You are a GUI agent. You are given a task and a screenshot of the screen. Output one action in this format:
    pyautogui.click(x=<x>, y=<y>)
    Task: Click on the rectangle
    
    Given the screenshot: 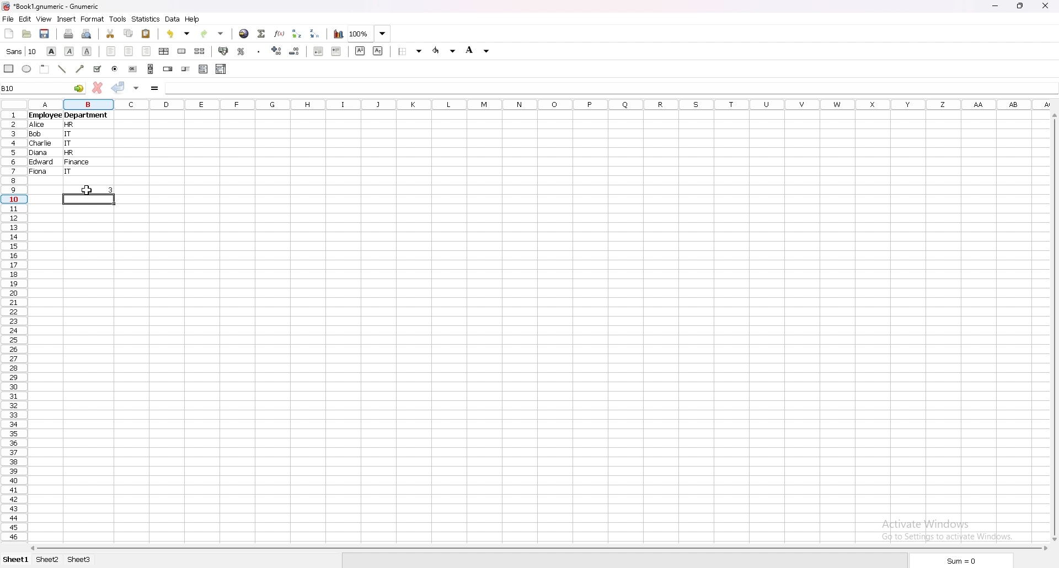 What is the action you would take?
    pyautogui.click(x=9, y=68)
    